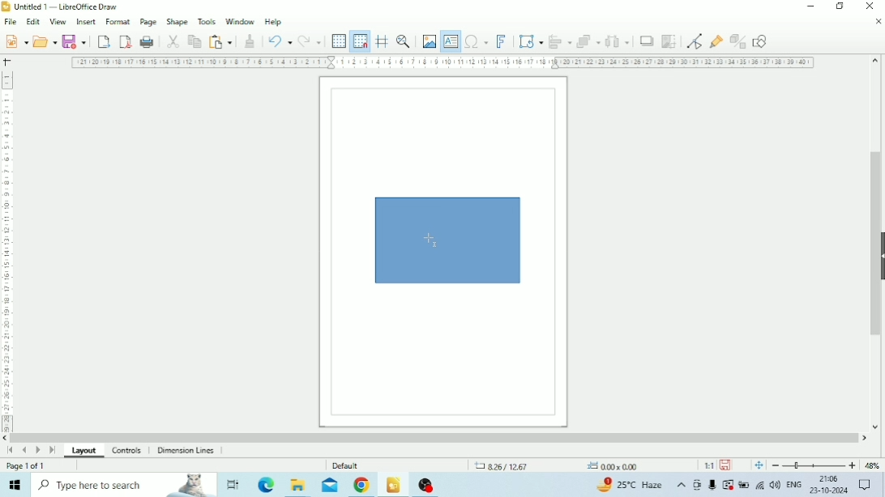  What do you see at coordinates (382, 41) in the screenshot?
I see `Helplines while moving` at bounding box center [382, 41].